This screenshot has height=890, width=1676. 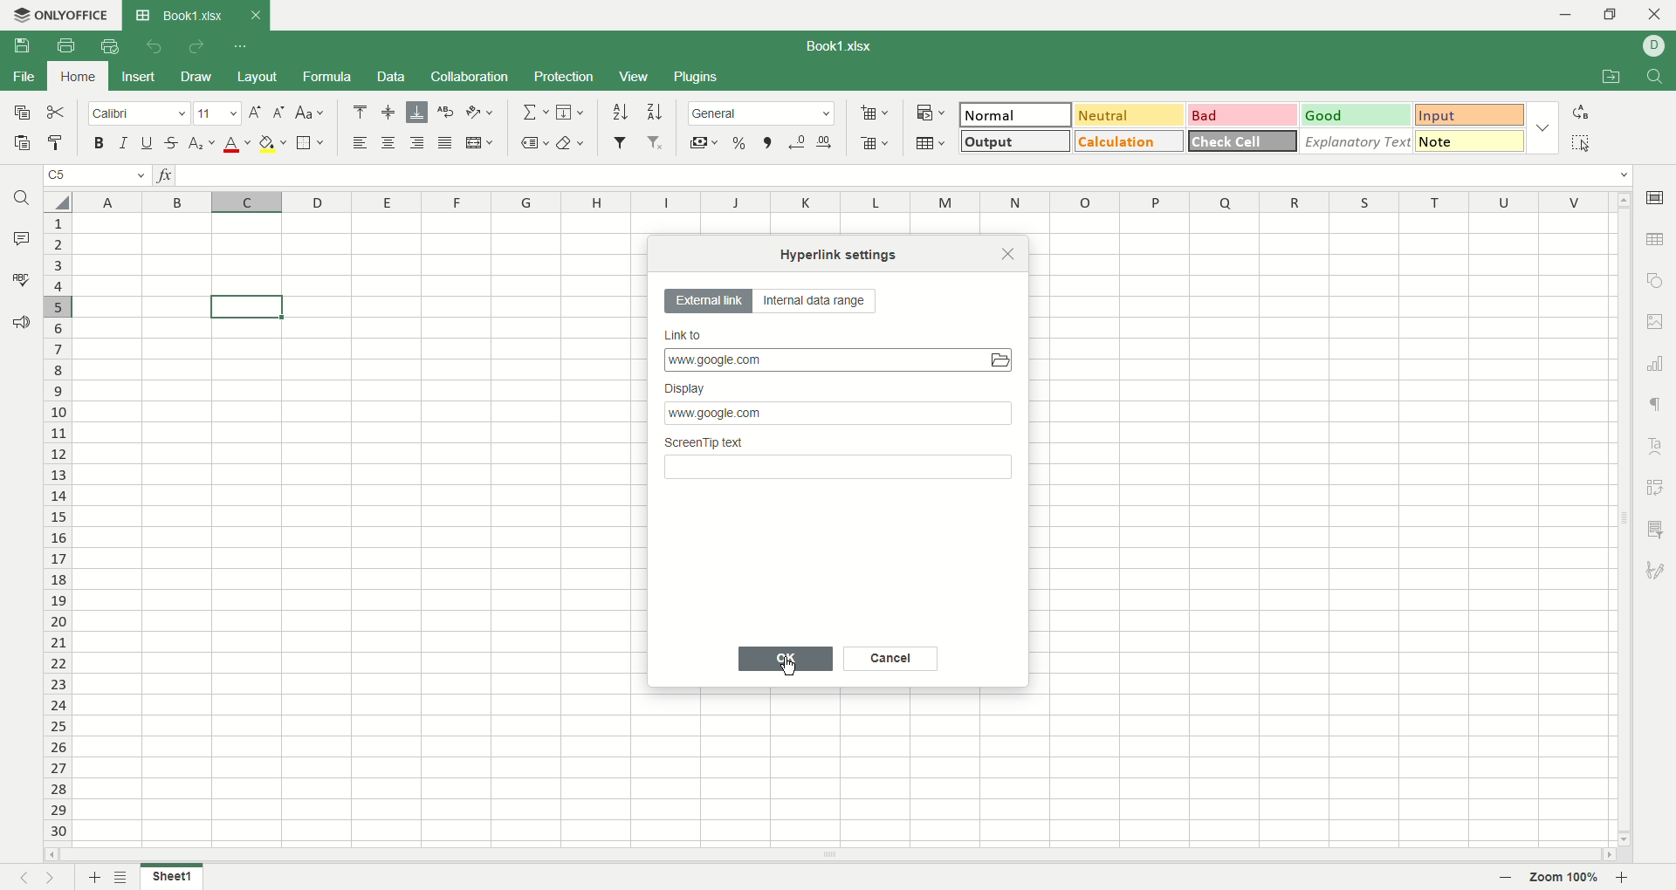 What do you see at coordinates (570, 113) in the screenshot?
I see `fill` at bounding box center [570, 113].